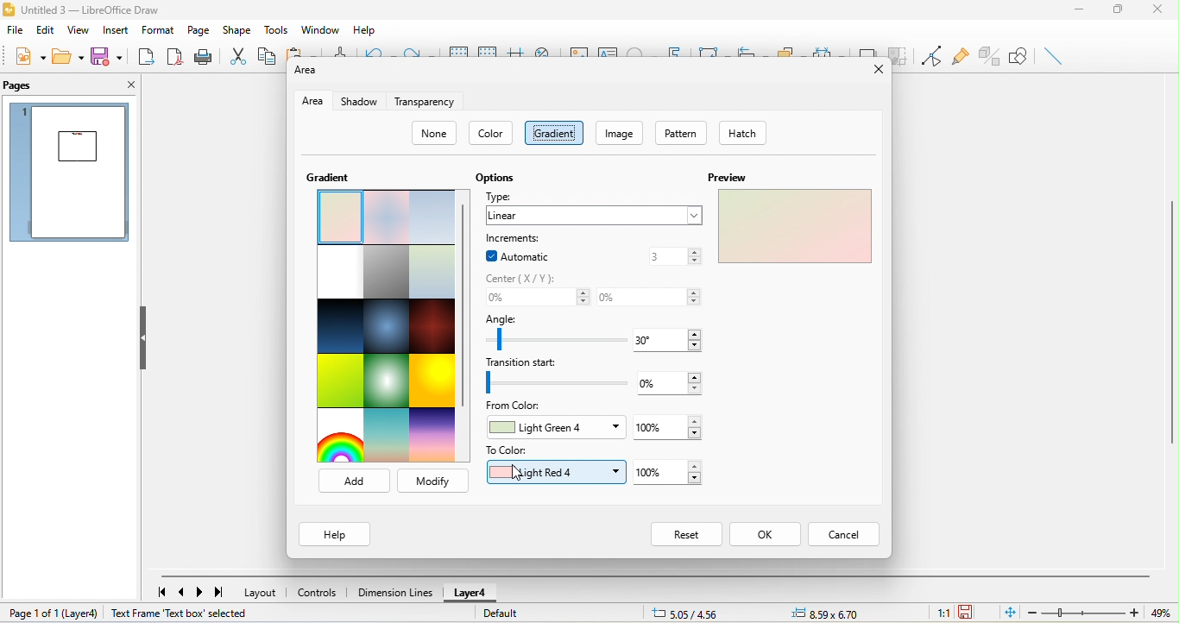  What do you see at coordinates (114, 31) in the screenshot?
I see `insert` at bounding box center [114, 31].